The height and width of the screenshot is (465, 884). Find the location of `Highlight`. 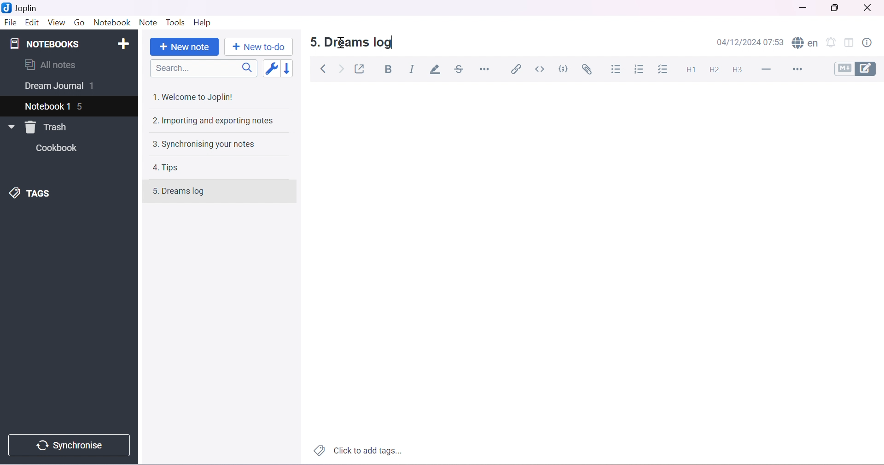

Highlight is located at coordinates (437, 70).